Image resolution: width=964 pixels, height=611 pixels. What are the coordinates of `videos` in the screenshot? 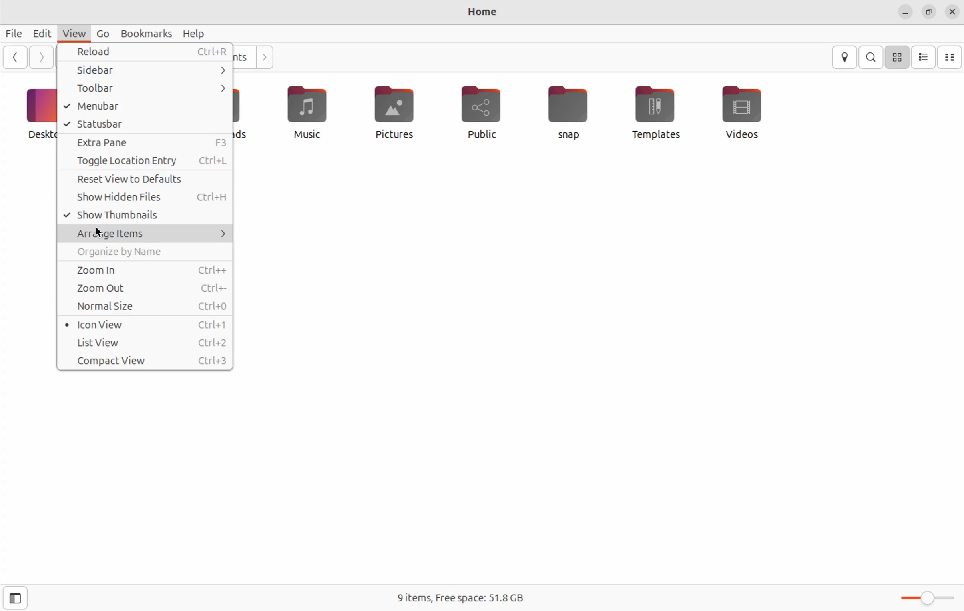 It's located at (744, 114).